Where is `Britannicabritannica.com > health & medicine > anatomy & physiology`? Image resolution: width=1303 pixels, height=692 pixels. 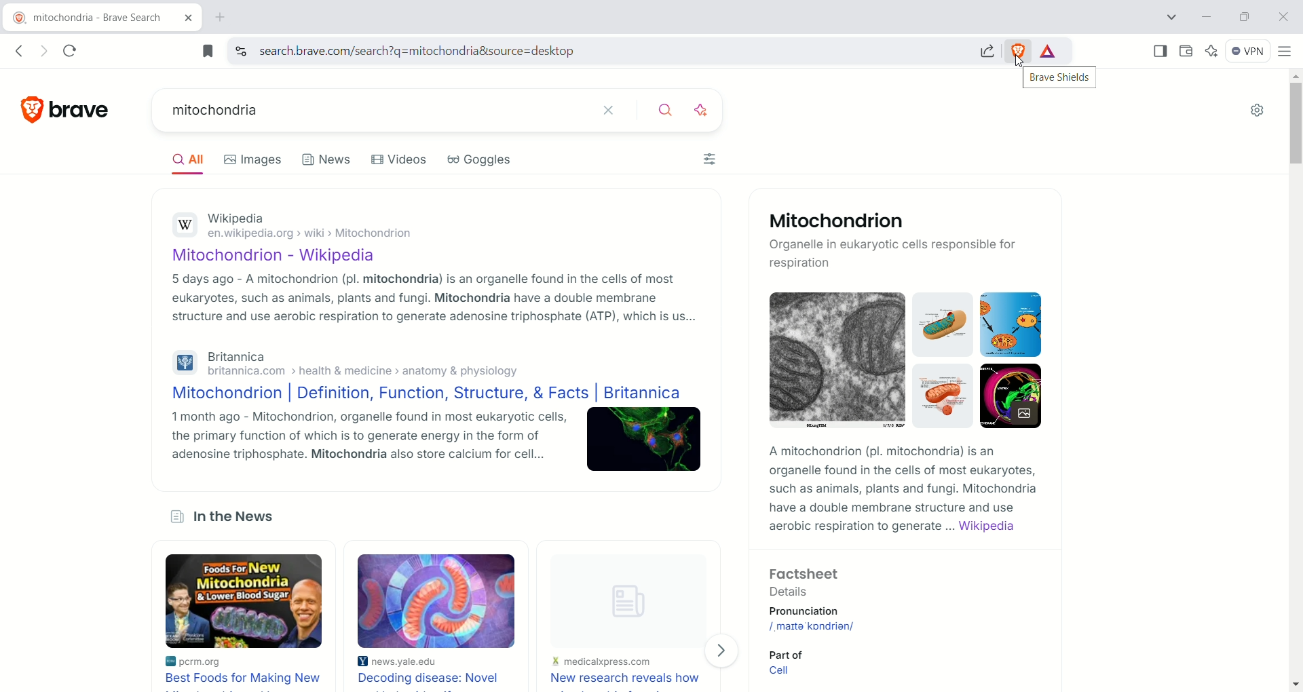
Britannicabritannica.com > health & medicine > anatomy & physiology is located at coordinates (373, 364).